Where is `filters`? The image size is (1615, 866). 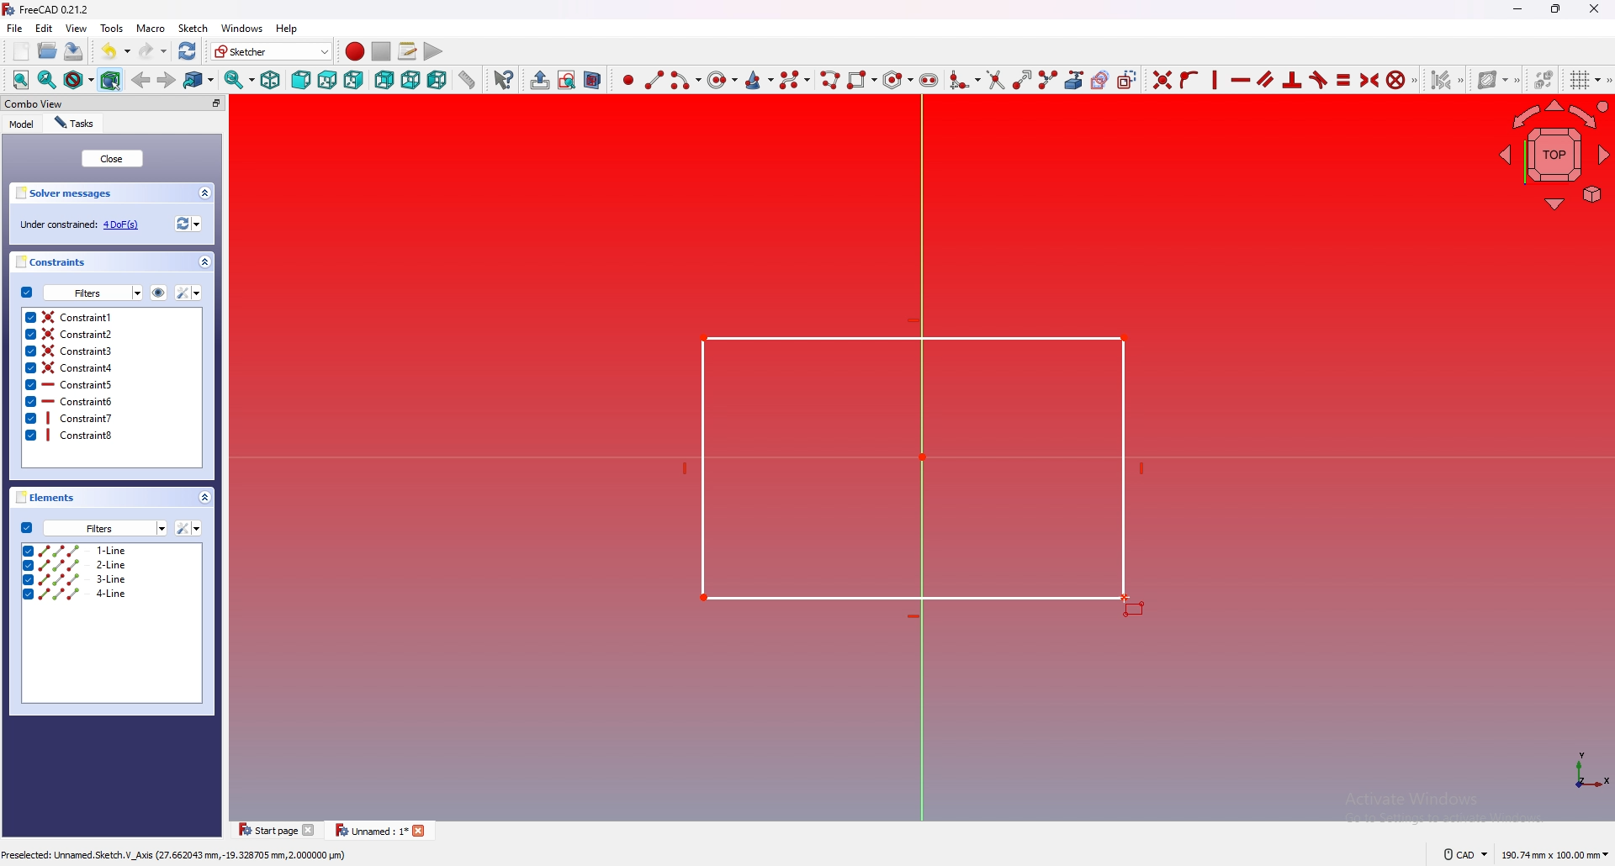
filters is located at coordinates (81, 292).